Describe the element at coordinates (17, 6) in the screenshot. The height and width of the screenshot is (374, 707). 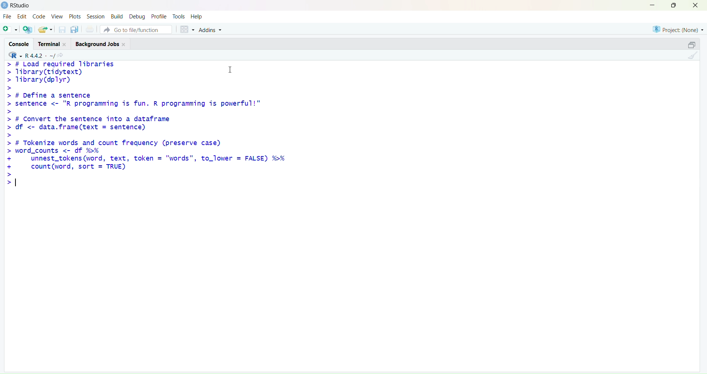
I see `Rstudio` at that location.